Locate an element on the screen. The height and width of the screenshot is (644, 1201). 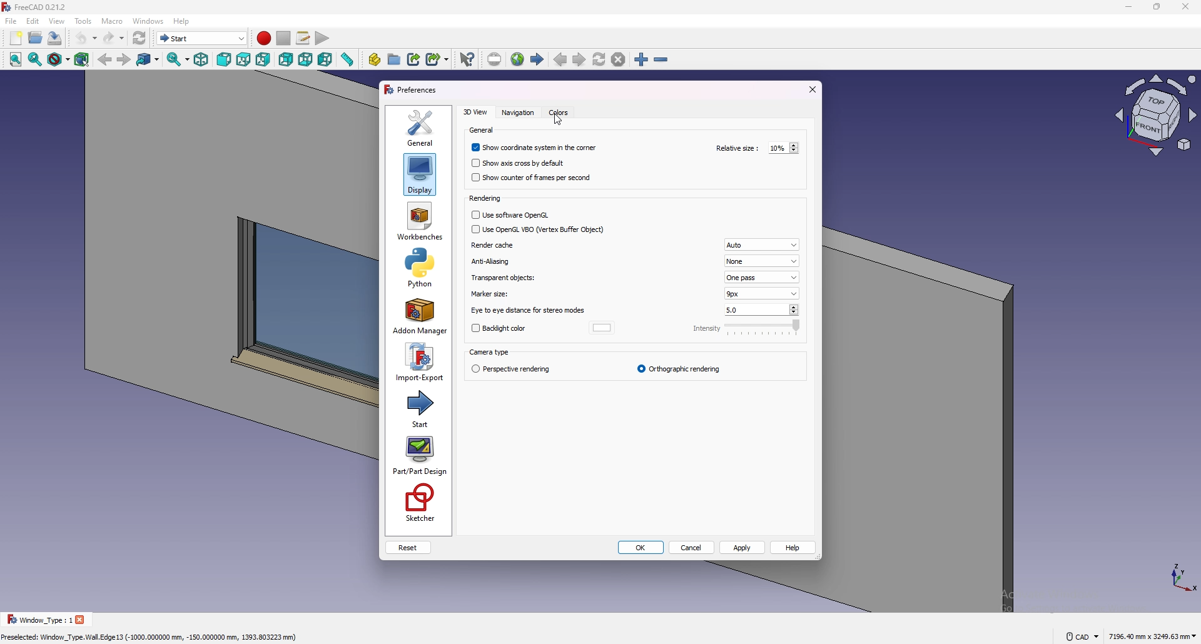
bounding box is located at coordinates (83, 59).